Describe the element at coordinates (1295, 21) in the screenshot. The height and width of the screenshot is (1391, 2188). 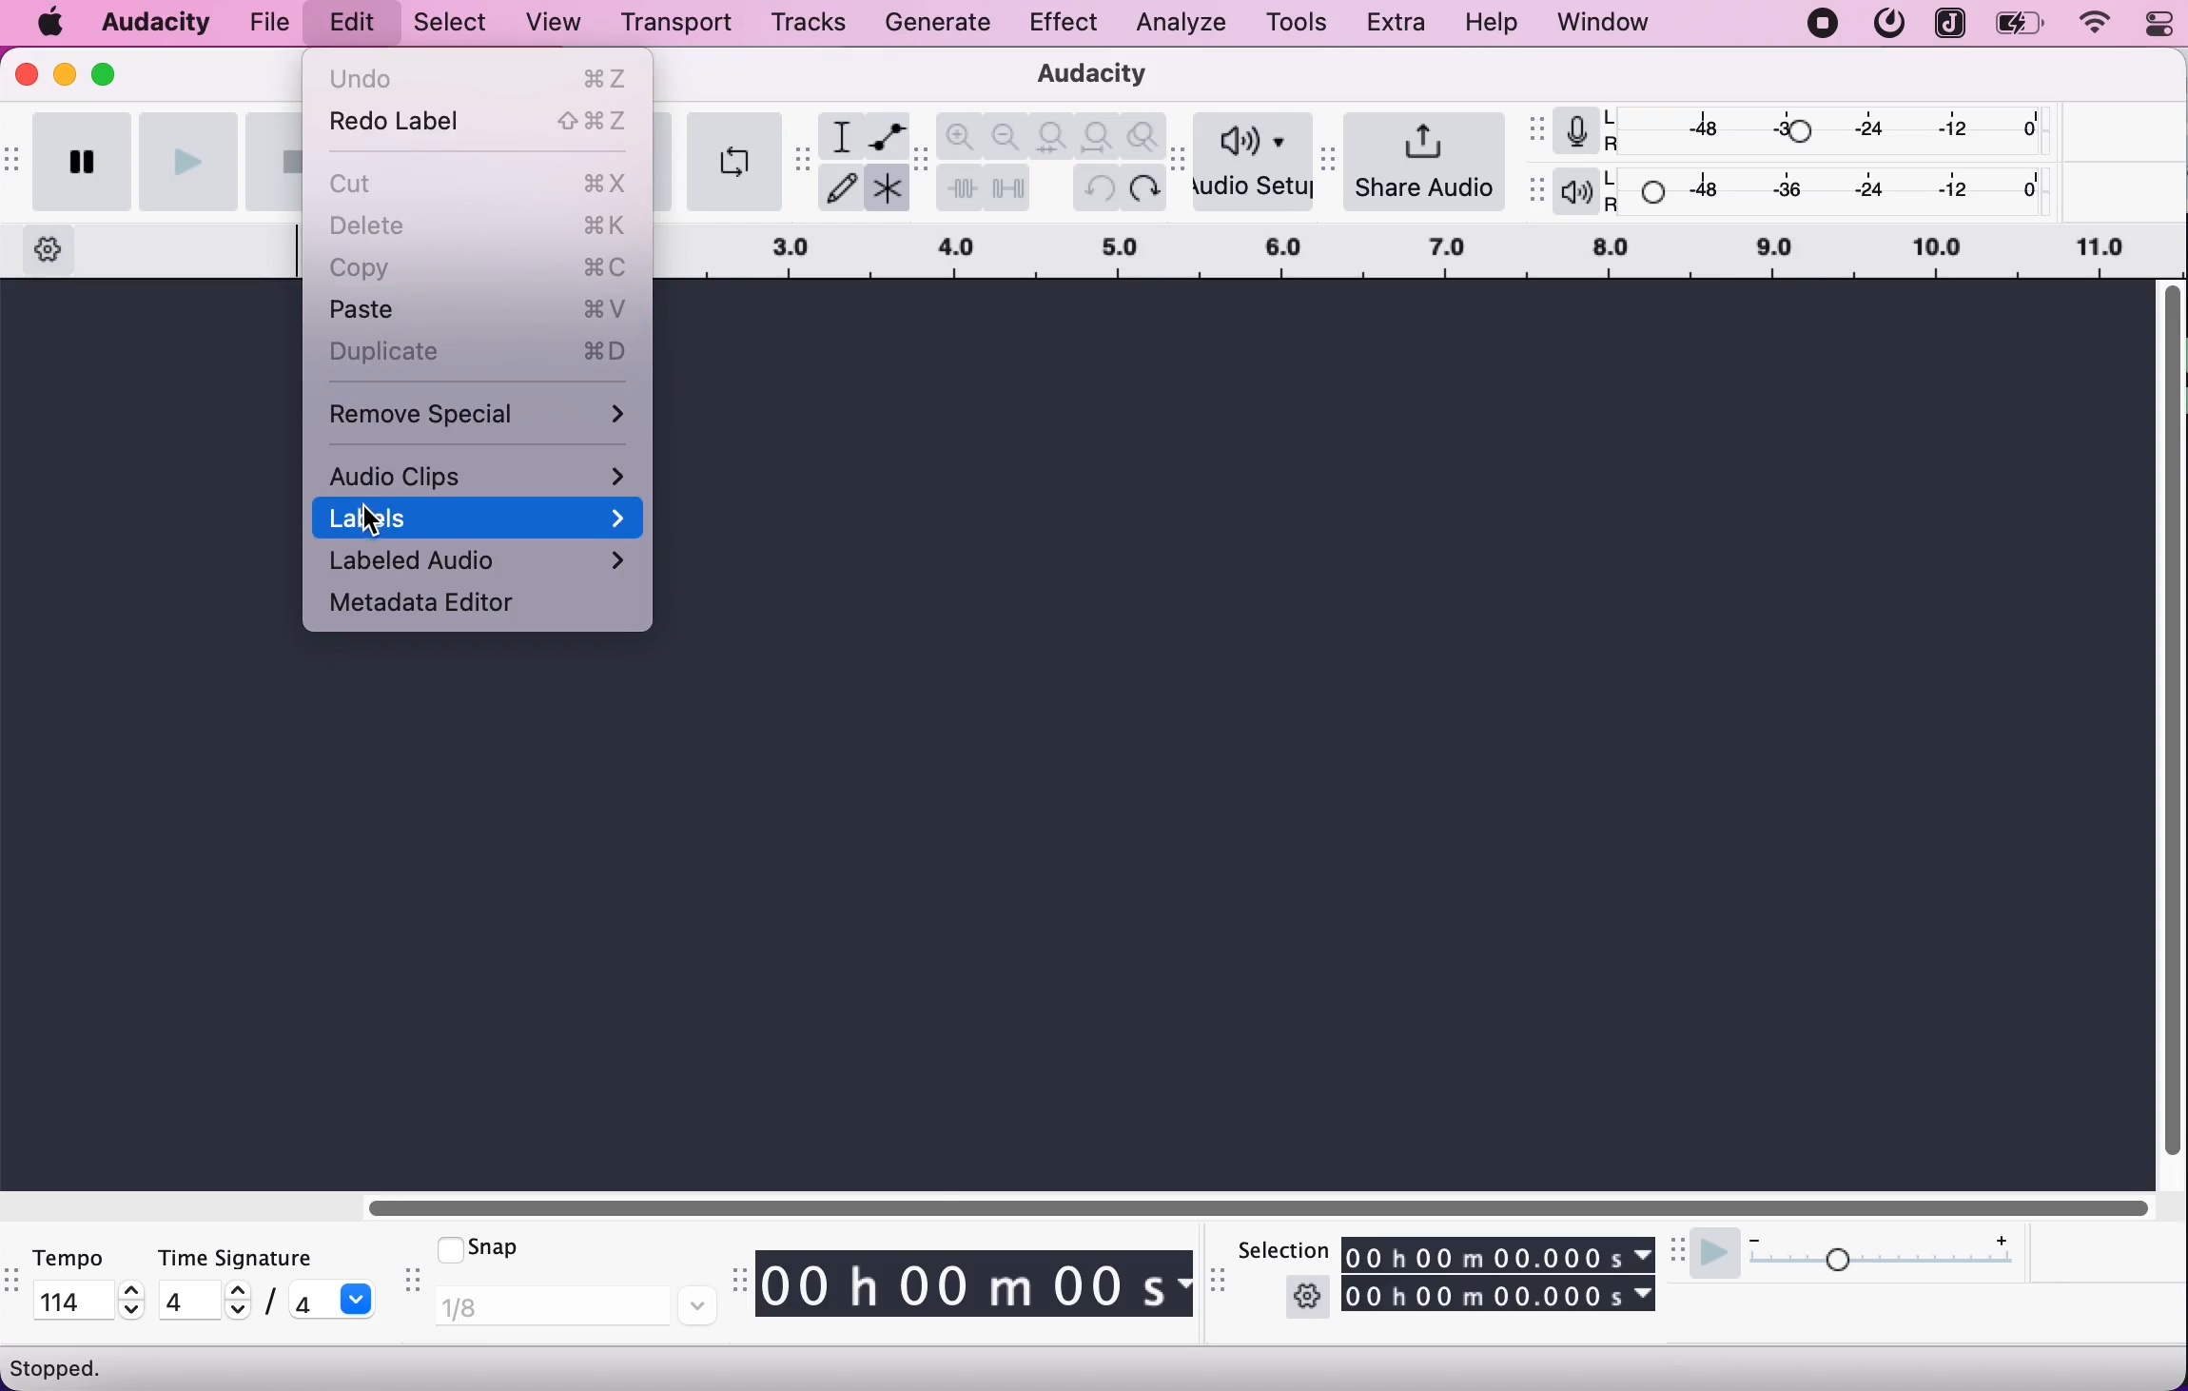
I see `tools` at that location.